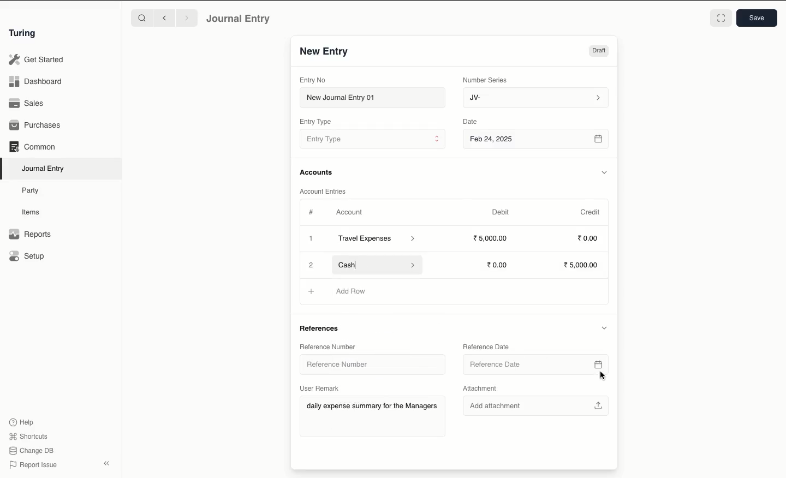 Image resolution: width=786 pixels, height=478 pixels. I want to click on Reports, so click(30, 234).